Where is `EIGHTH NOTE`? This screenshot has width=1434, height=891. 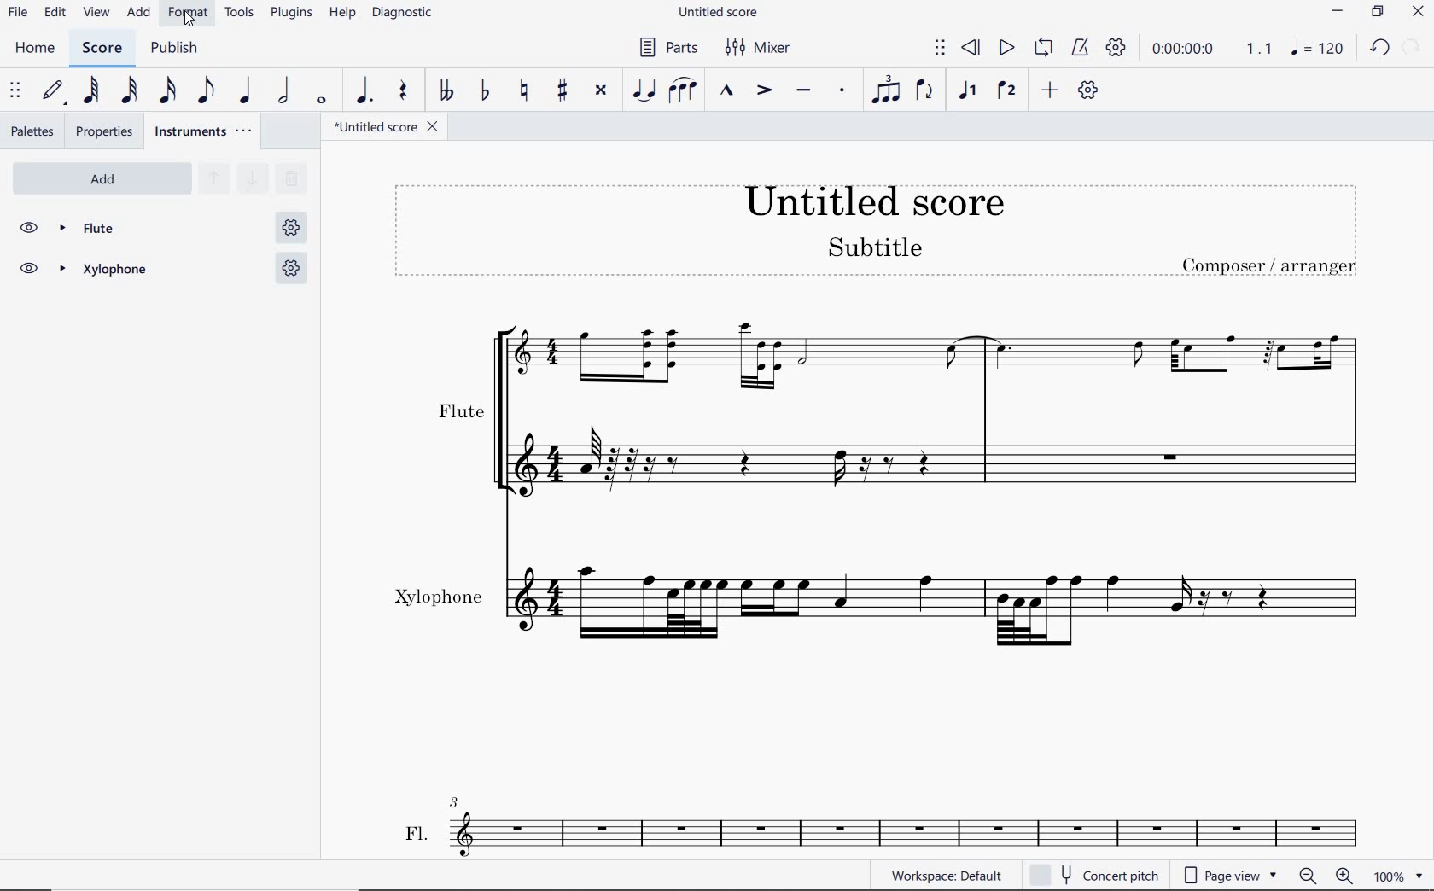
EIGHTH NOTE is located at coordinates (206, 90).